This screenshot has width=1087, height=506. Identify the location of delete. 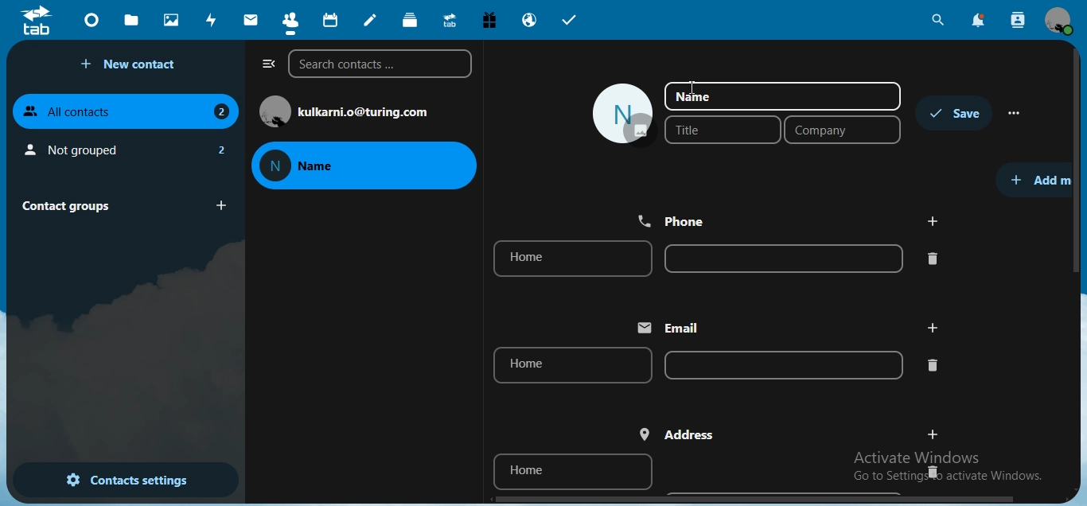
(933, 365).